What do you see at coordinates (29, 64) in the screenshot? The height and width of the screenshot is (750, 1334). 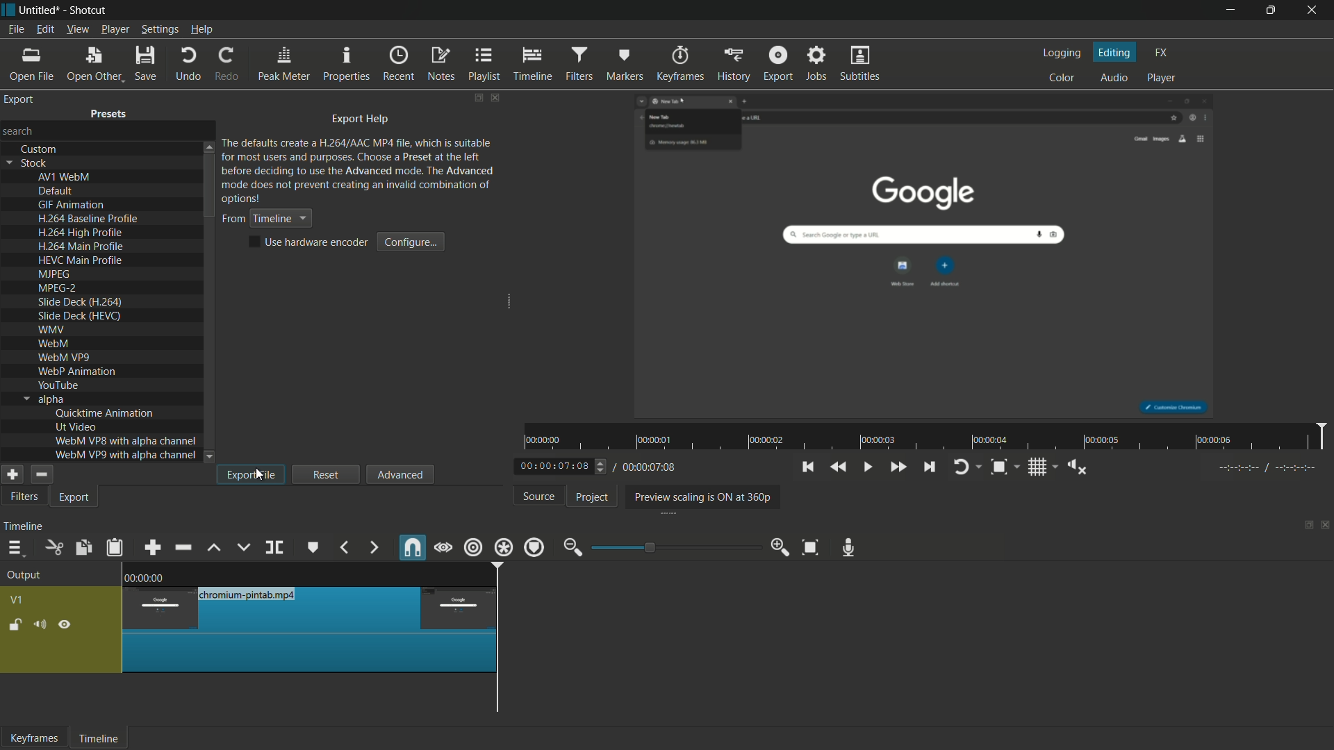 I see `open file` at bounding box center [29, 64].